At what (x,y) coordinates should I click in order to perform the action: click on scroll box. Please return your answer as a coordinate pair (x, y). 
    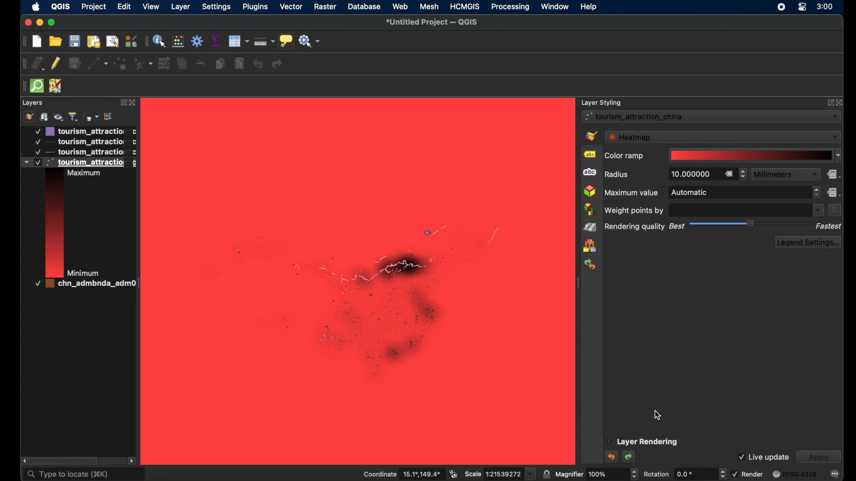
    Looking at the image, I should click on (67, 460).